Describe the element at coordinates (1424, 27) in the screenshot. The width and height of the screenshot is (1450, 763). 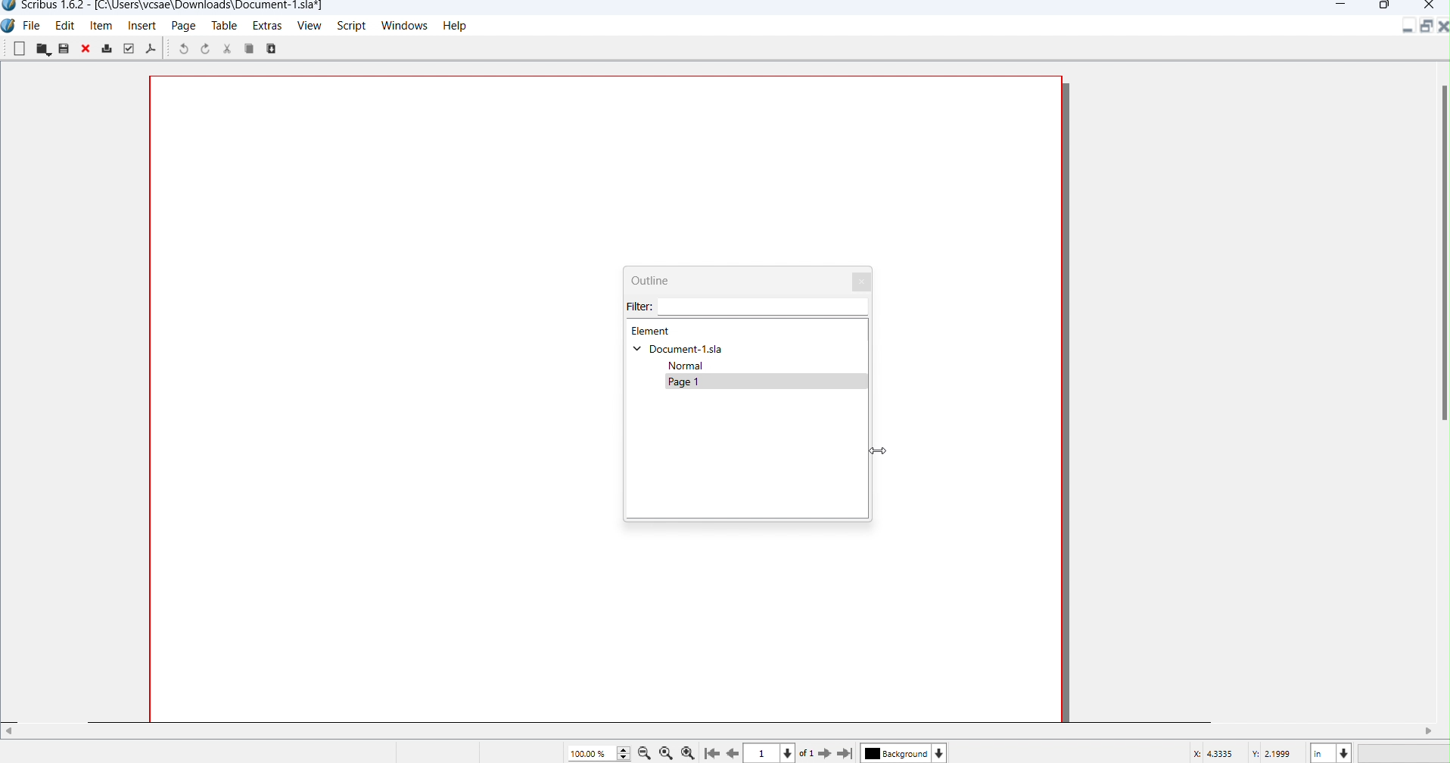
I see `maximize` at that location.